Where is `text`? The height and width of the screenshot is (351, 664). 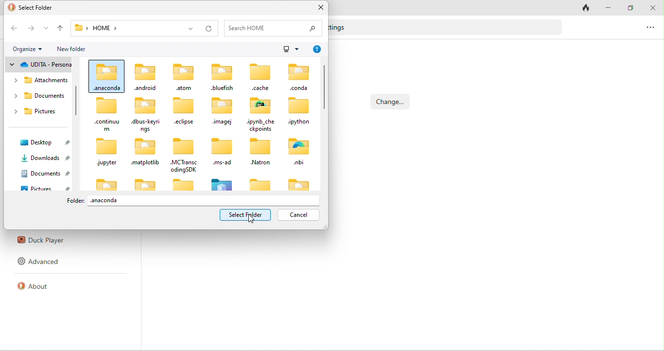
text is located at coordinates (340, 28).